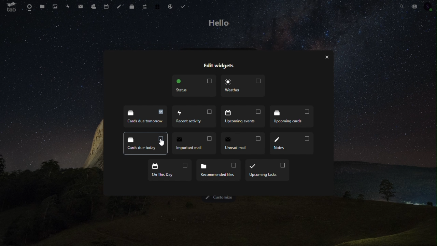  Describe the element at coordinates (9, 7) in the screenshot. I see `tab` at that location.